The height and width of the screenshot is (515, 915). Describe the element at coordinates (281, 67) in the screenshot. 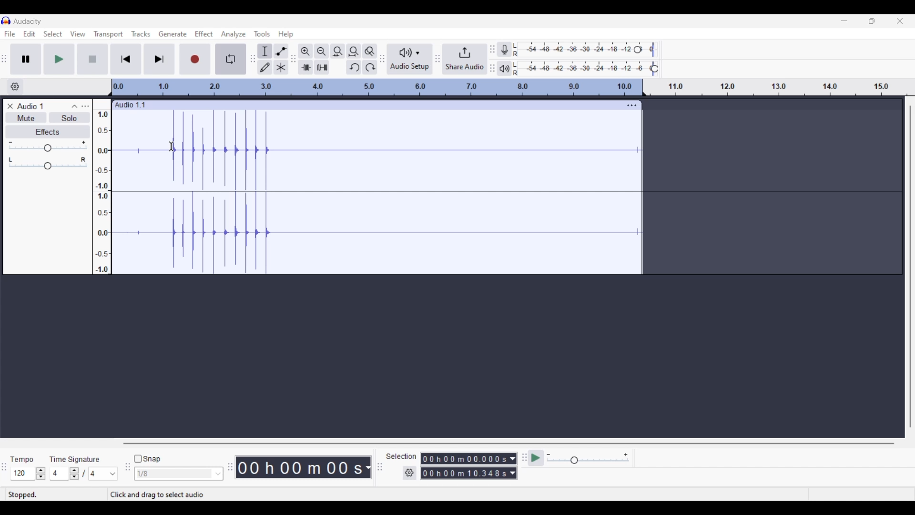

I see `Multi-tool` at that location.